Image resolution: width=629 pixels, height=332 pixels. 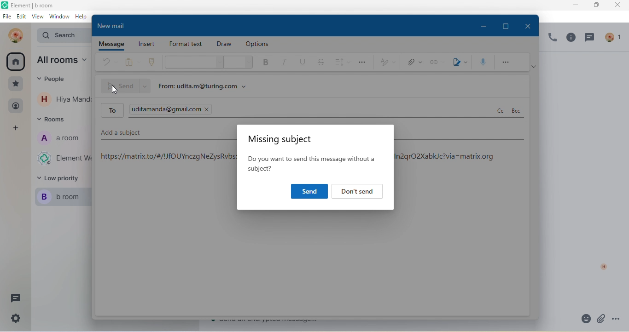 I want to click on file, so click(x=6, y=17).